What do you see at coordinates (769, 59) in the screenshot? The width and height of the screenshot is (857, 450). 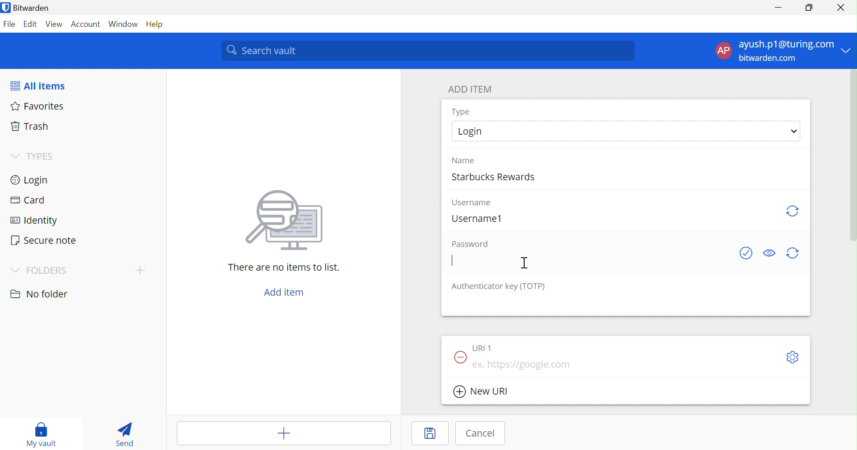 I see `bitwarden.com` at bounding box center [769, 59].